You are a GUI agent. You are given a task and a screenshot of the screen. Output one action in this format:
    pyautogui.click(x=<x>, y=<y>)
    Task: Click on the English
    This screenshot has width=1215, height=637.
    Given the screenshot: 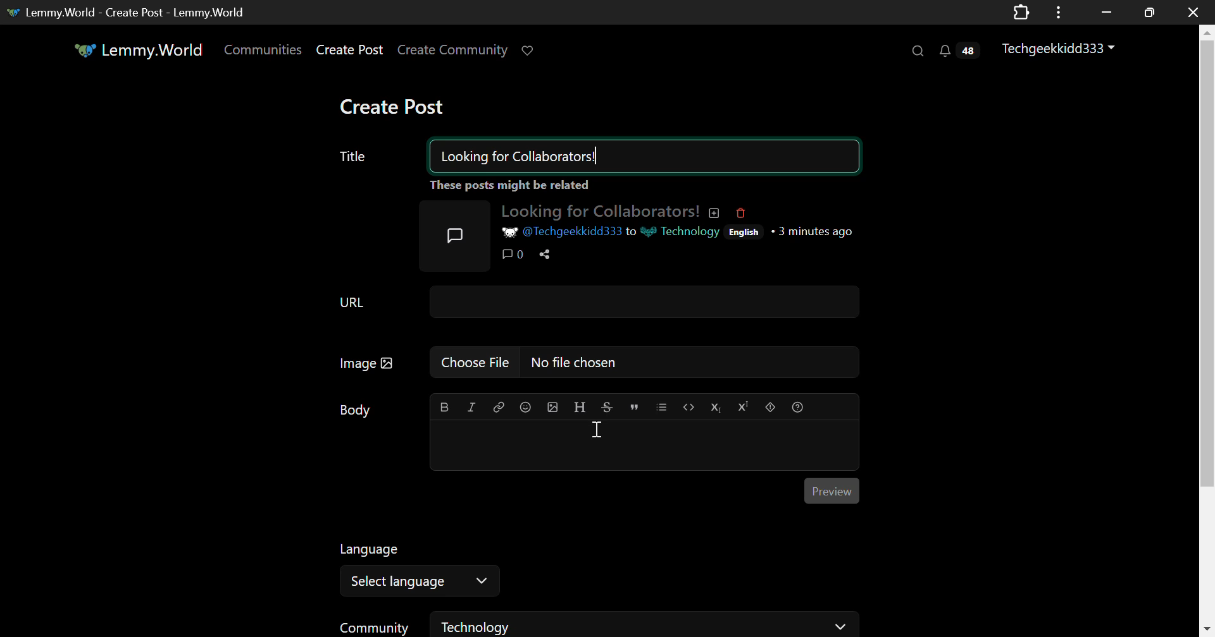 What is the action you would take?
    pyautogui.click(x=744, y=232)
    